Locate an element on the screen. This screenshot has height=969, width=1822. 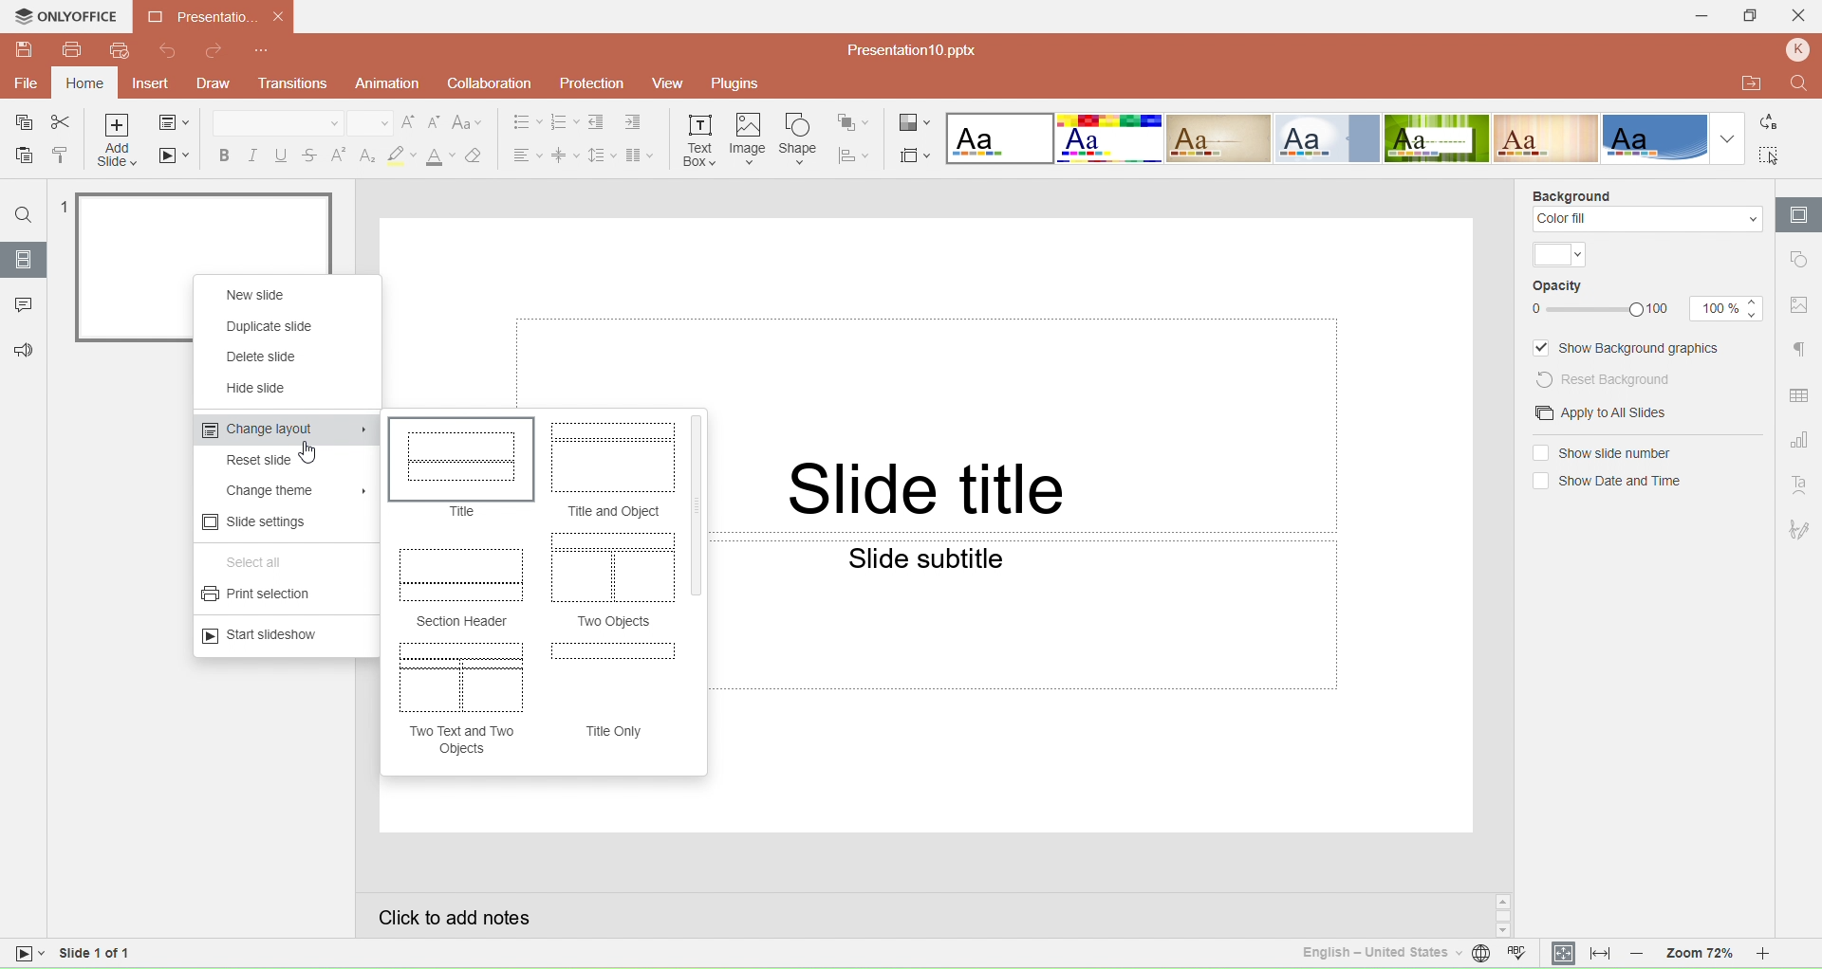
File is located at coordinates (27, 83).